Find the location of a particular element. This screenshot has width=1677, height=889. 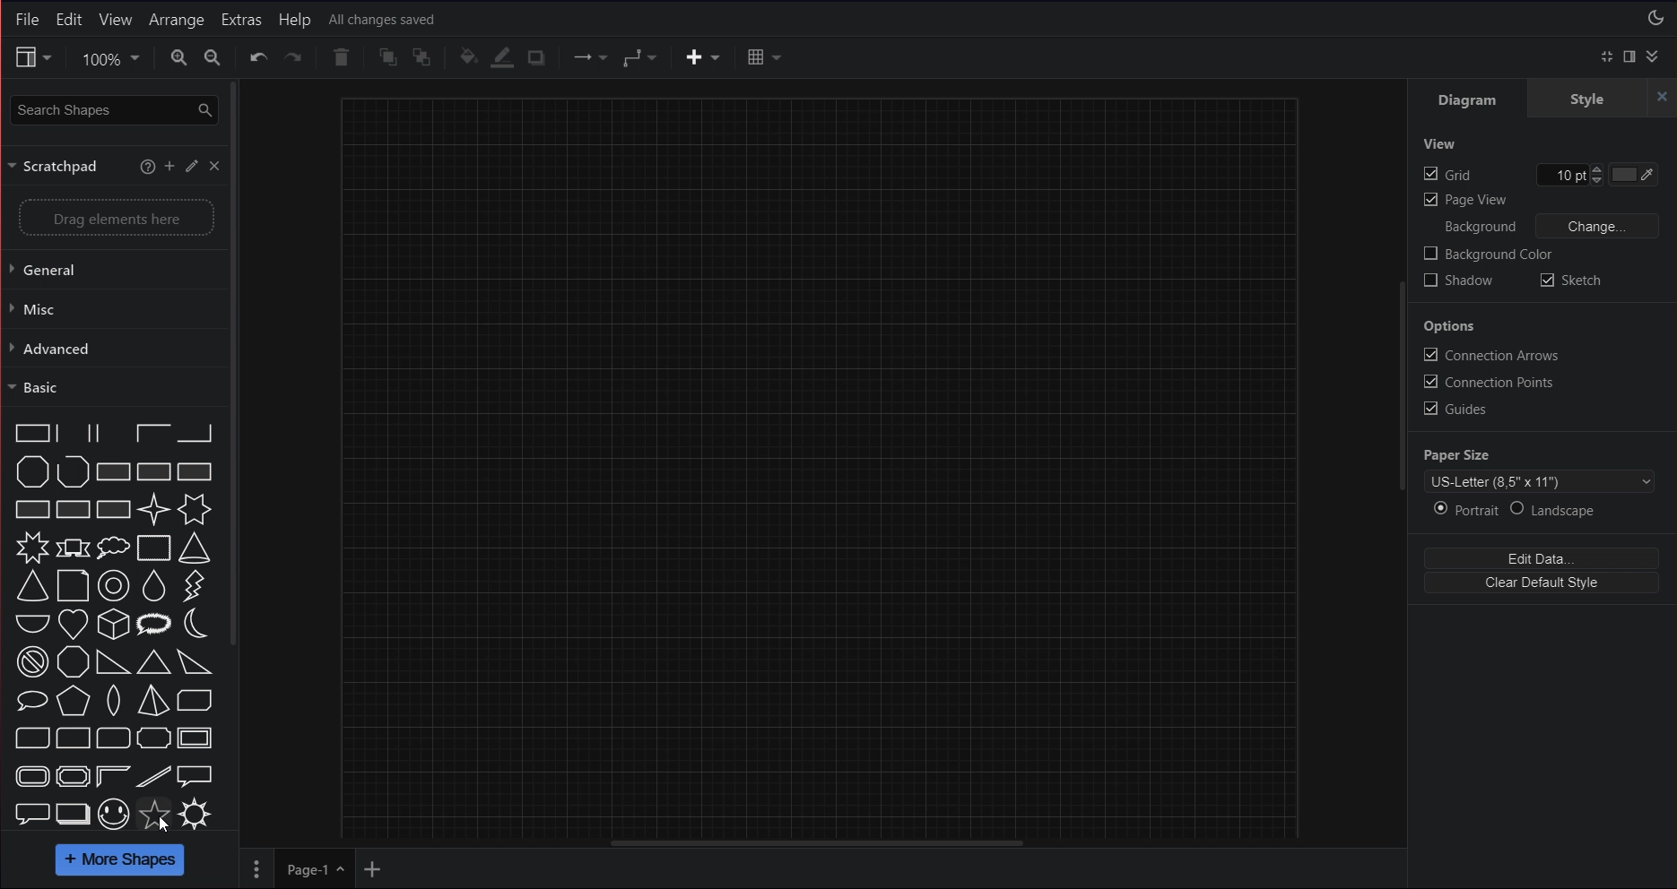

diagonal rounded rectangle is located at coordinates (33, 738).